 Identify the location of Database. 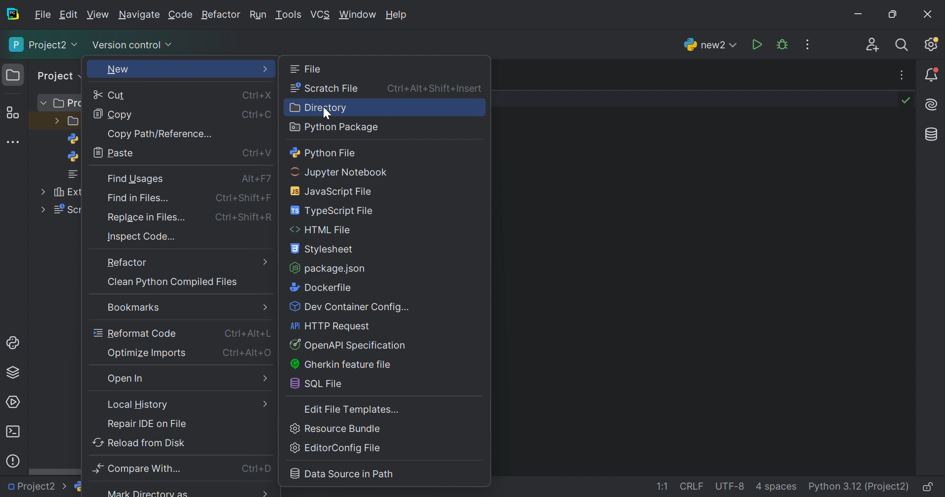
(933, 135).